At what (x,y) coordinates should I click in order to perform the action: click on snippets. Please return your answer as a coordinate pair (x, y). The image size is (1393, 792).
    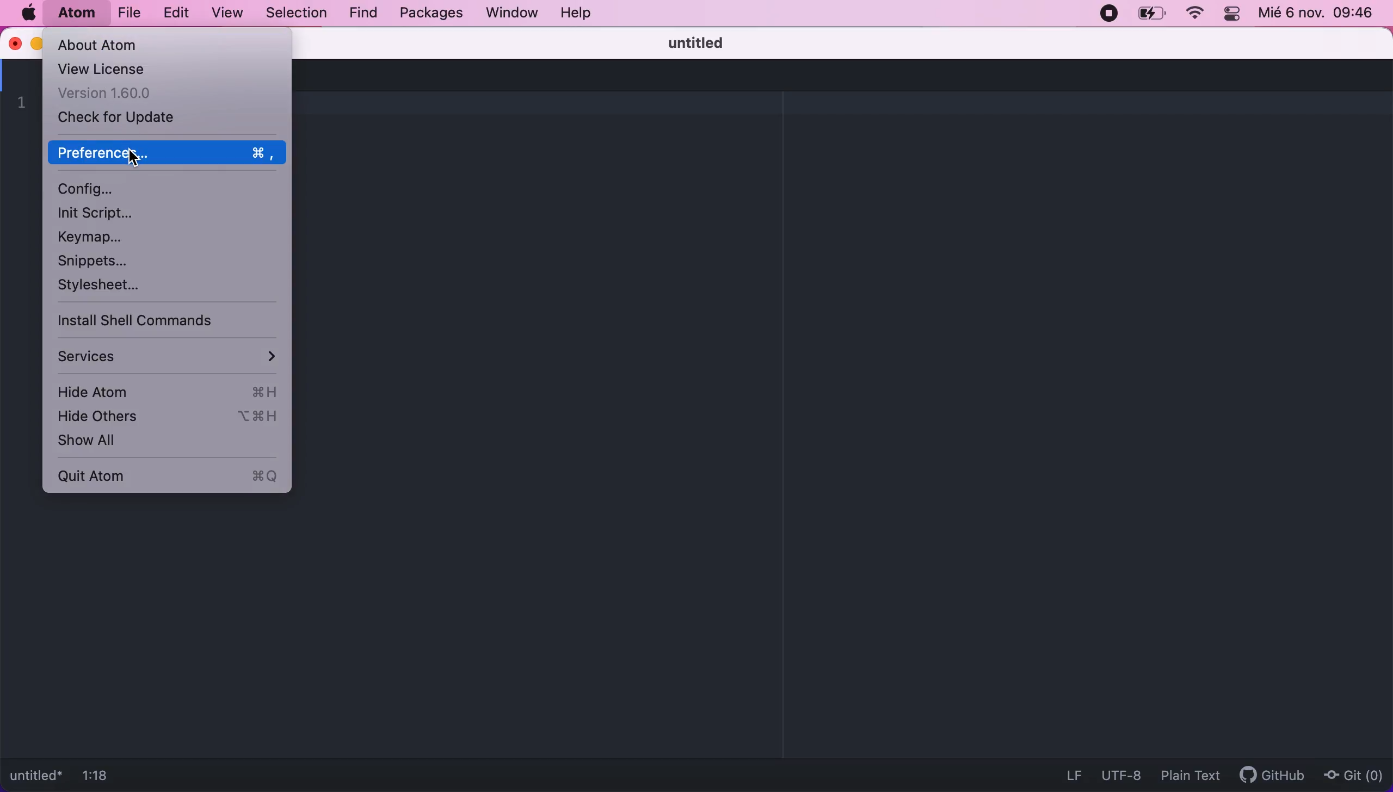
    Looking at the image, I should click on (106, 259).